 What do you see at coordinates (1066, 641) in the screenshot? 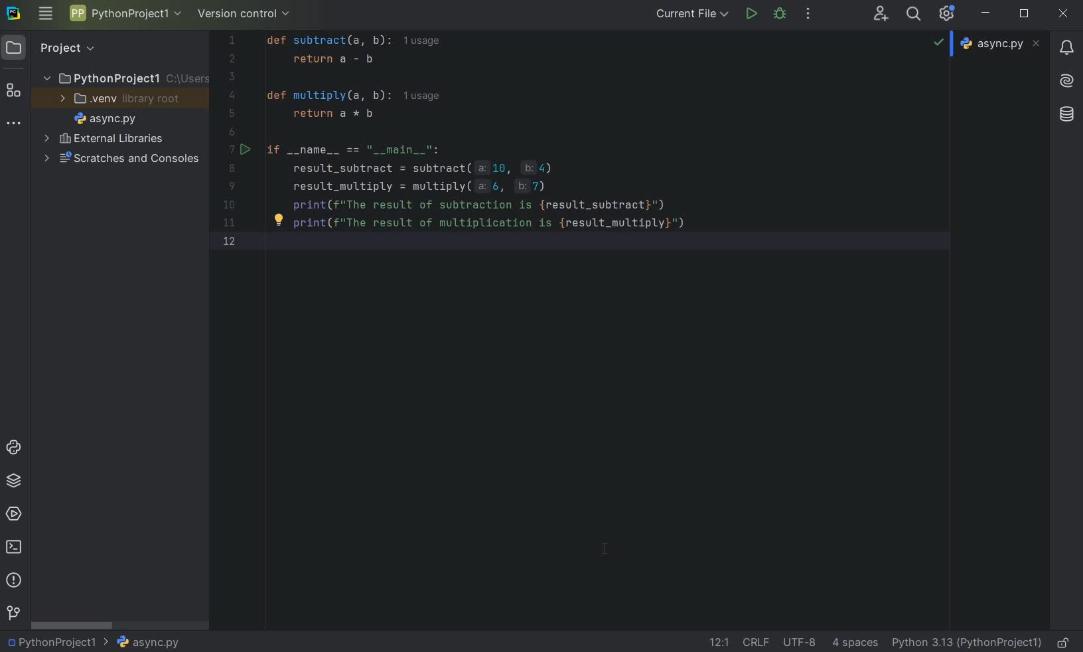
I see `MAKE FILE READY ONLY` at bounding box center [1066, 641].